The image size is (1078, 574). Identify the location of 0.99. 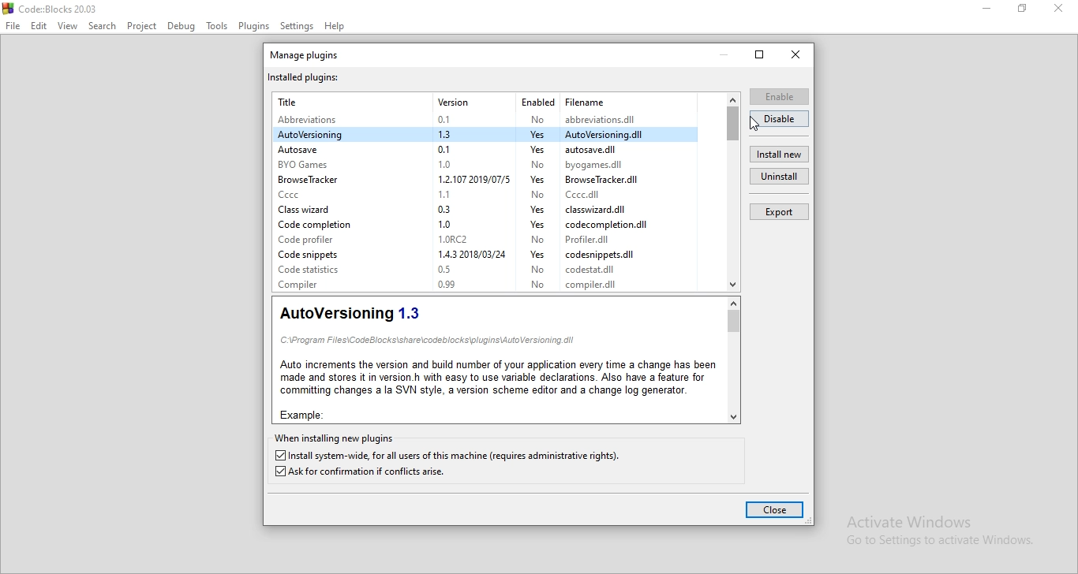
(448, 285).